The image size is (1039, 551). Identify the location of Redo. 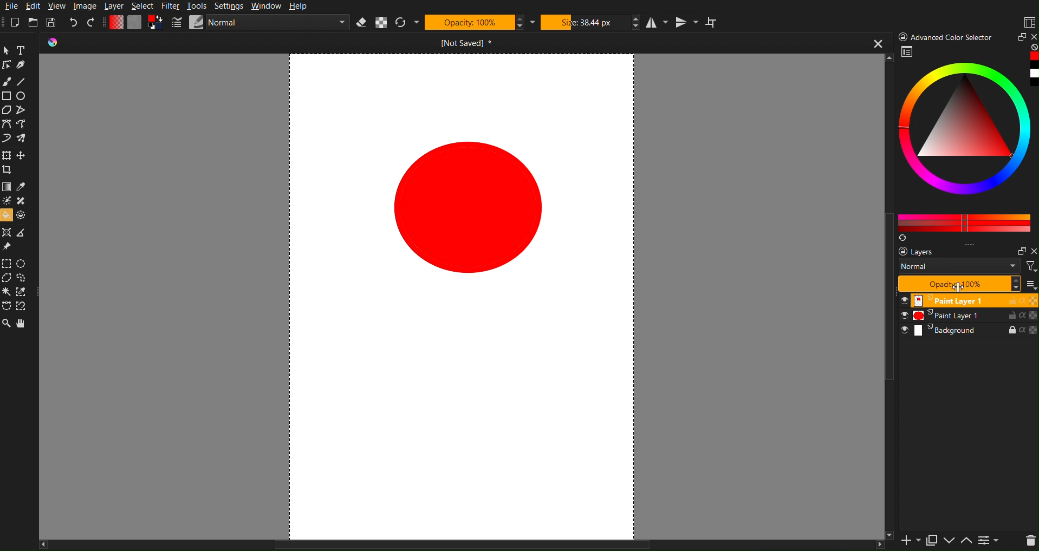
(96, 24).